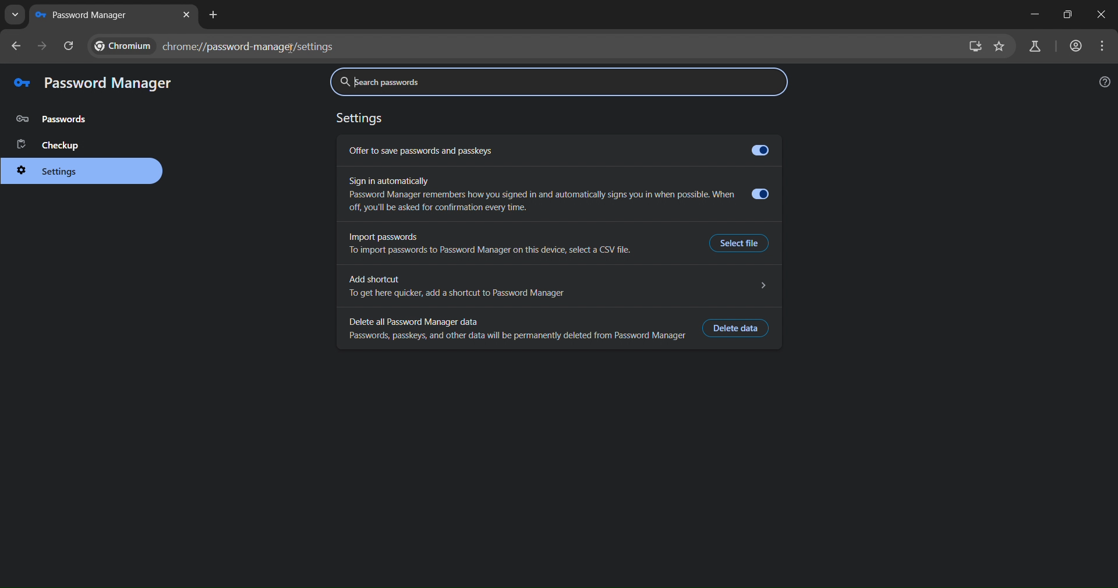 This screenshot has width=1118, height=588. What do you see at coordinates (1077, 46) in the screenshot?
I see `accounts` at bounding box center [1077, 46].